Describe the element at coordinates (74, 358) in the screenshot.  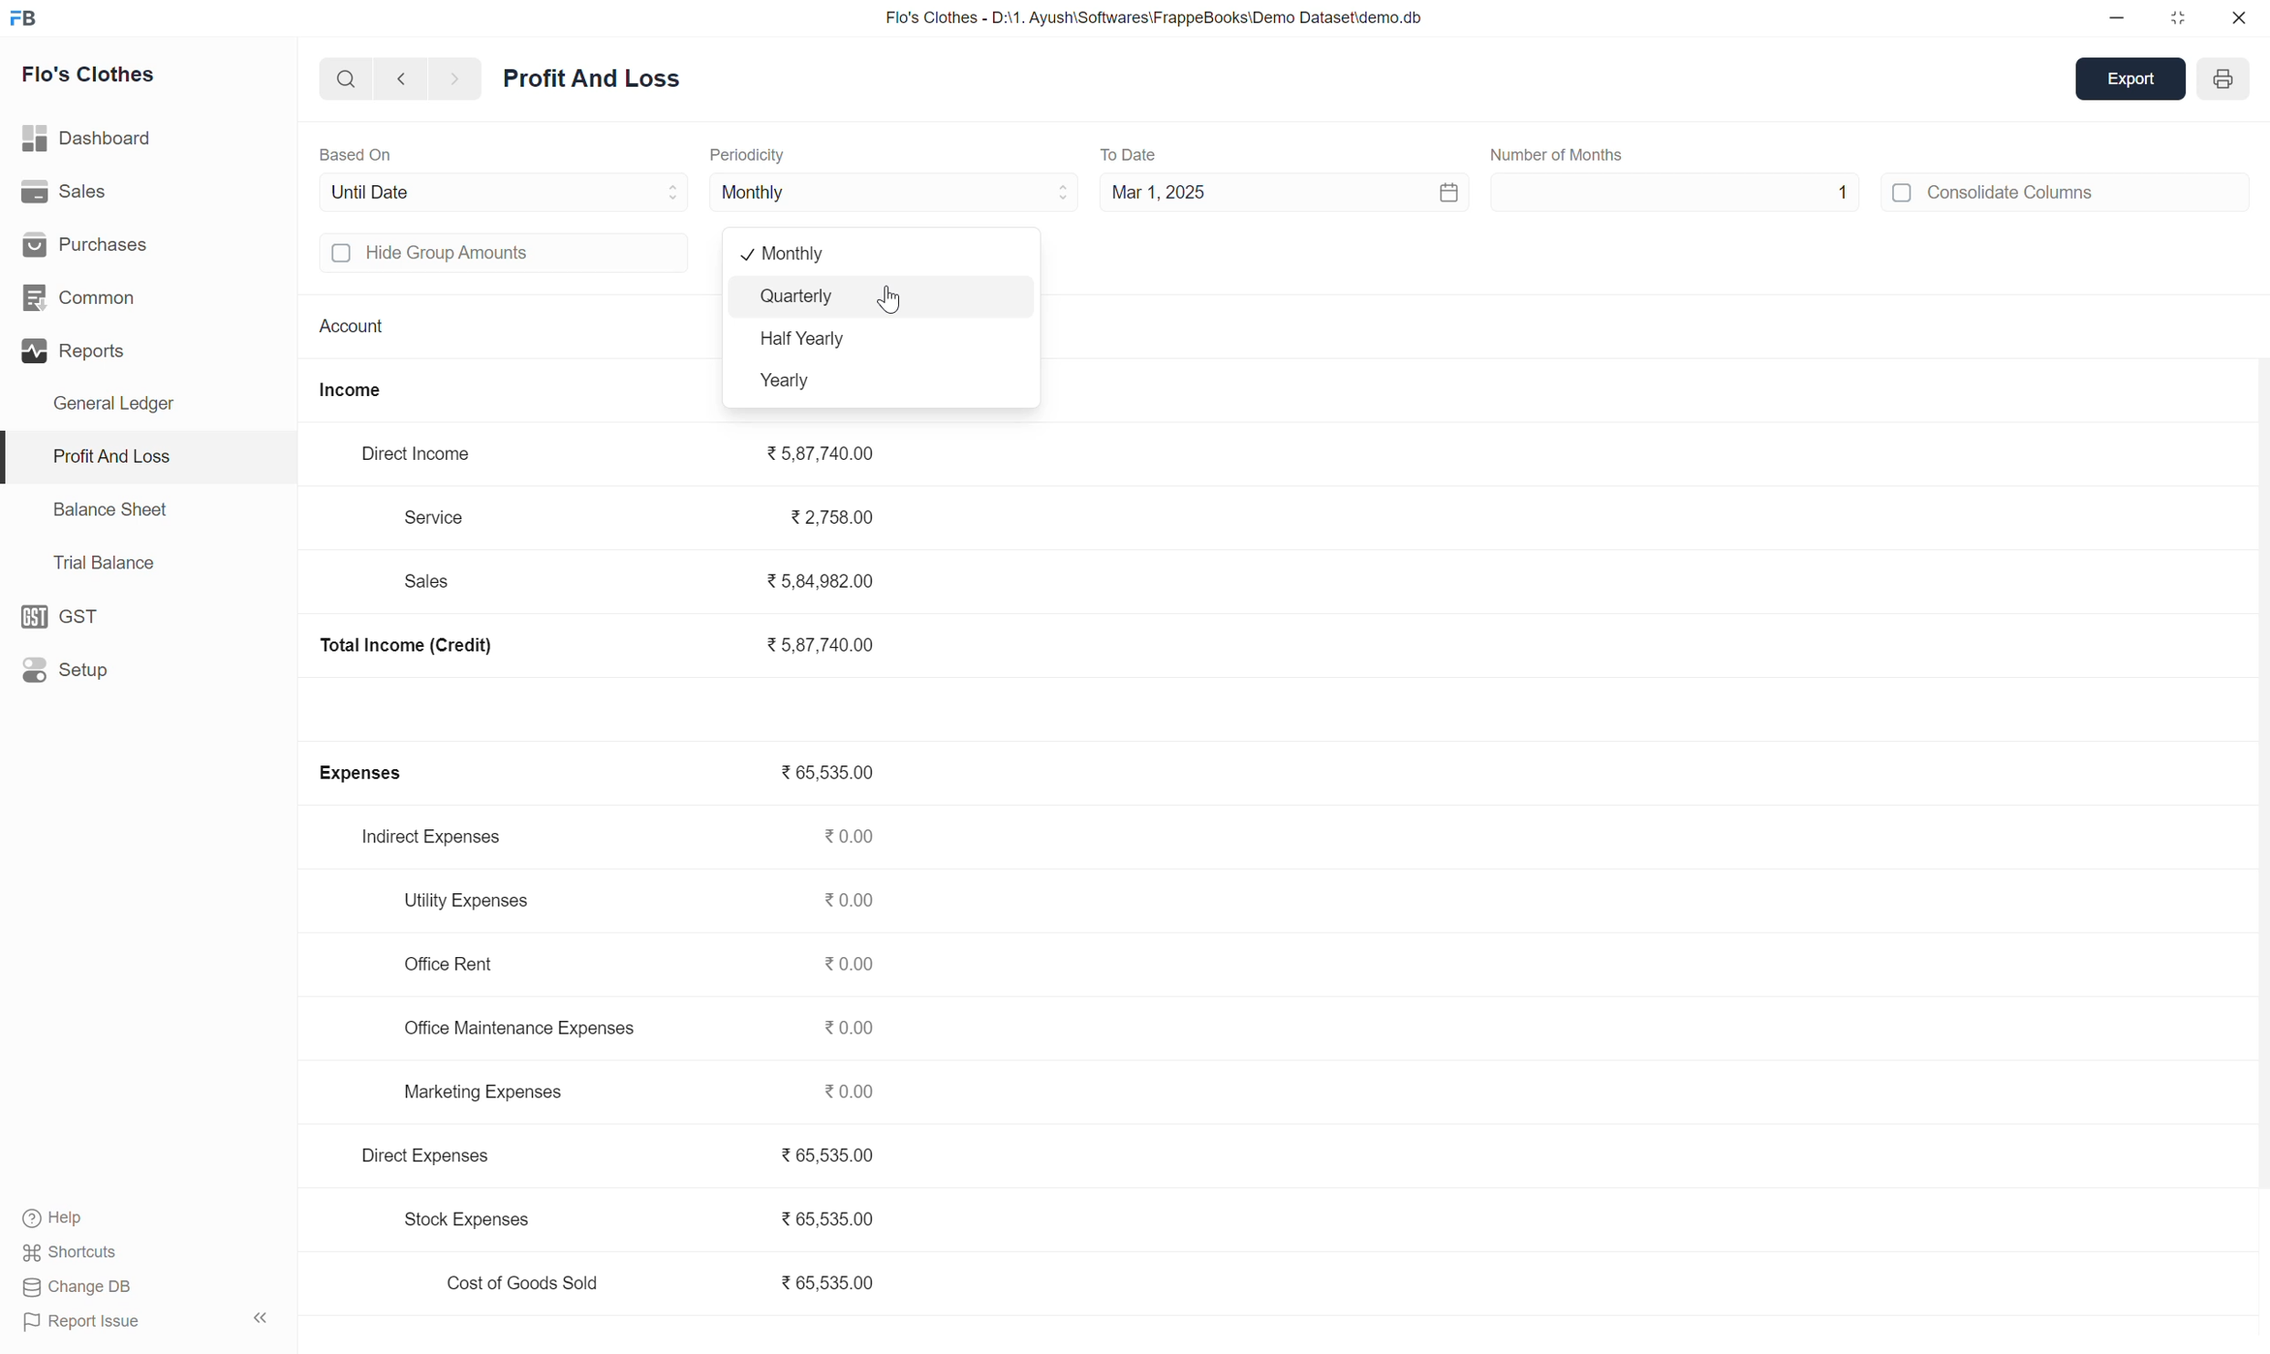
I see `Reports` at that location.